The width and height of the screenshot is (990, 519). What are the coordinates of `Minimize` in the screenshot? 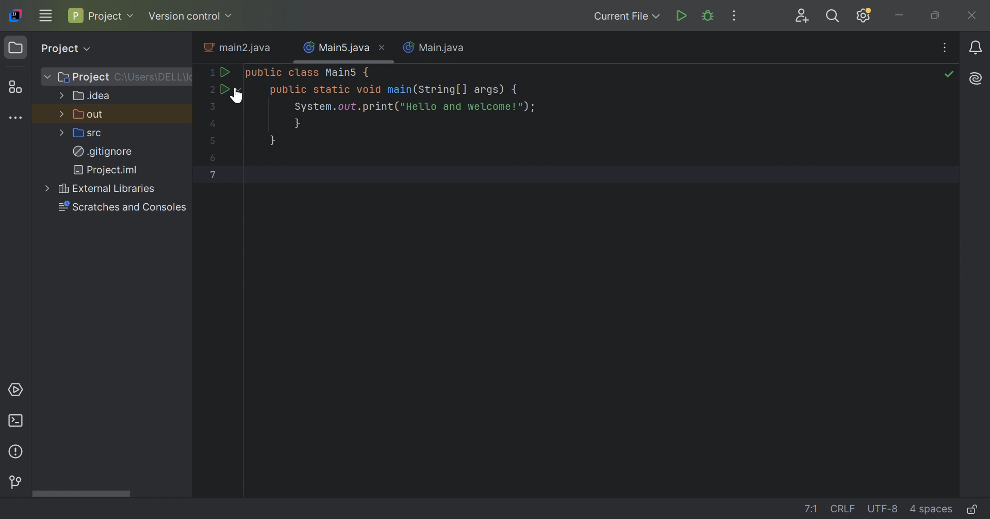 It's located at (902, 15).